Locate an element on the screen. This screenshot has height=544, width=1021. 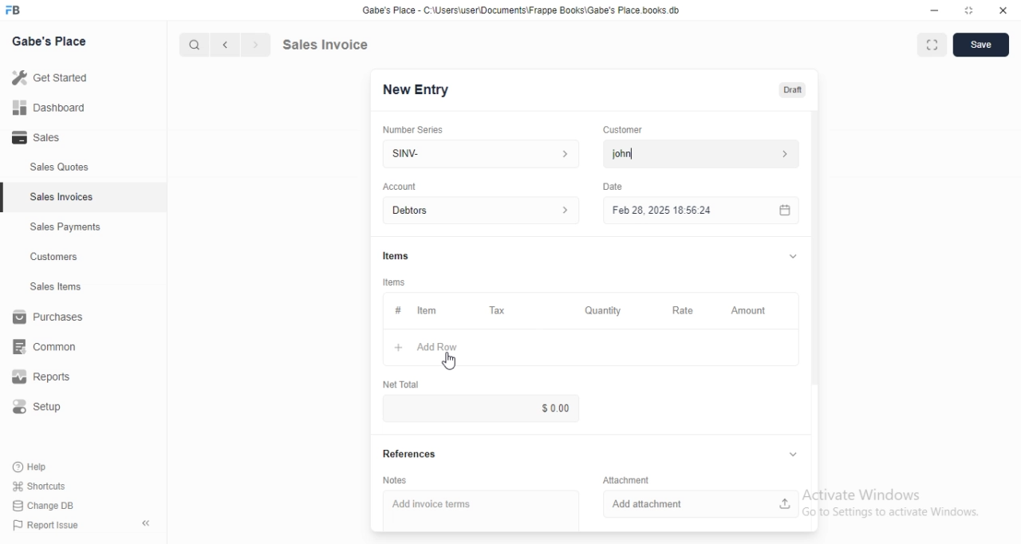
Add invoice terms is located at coordinates (481, 505).